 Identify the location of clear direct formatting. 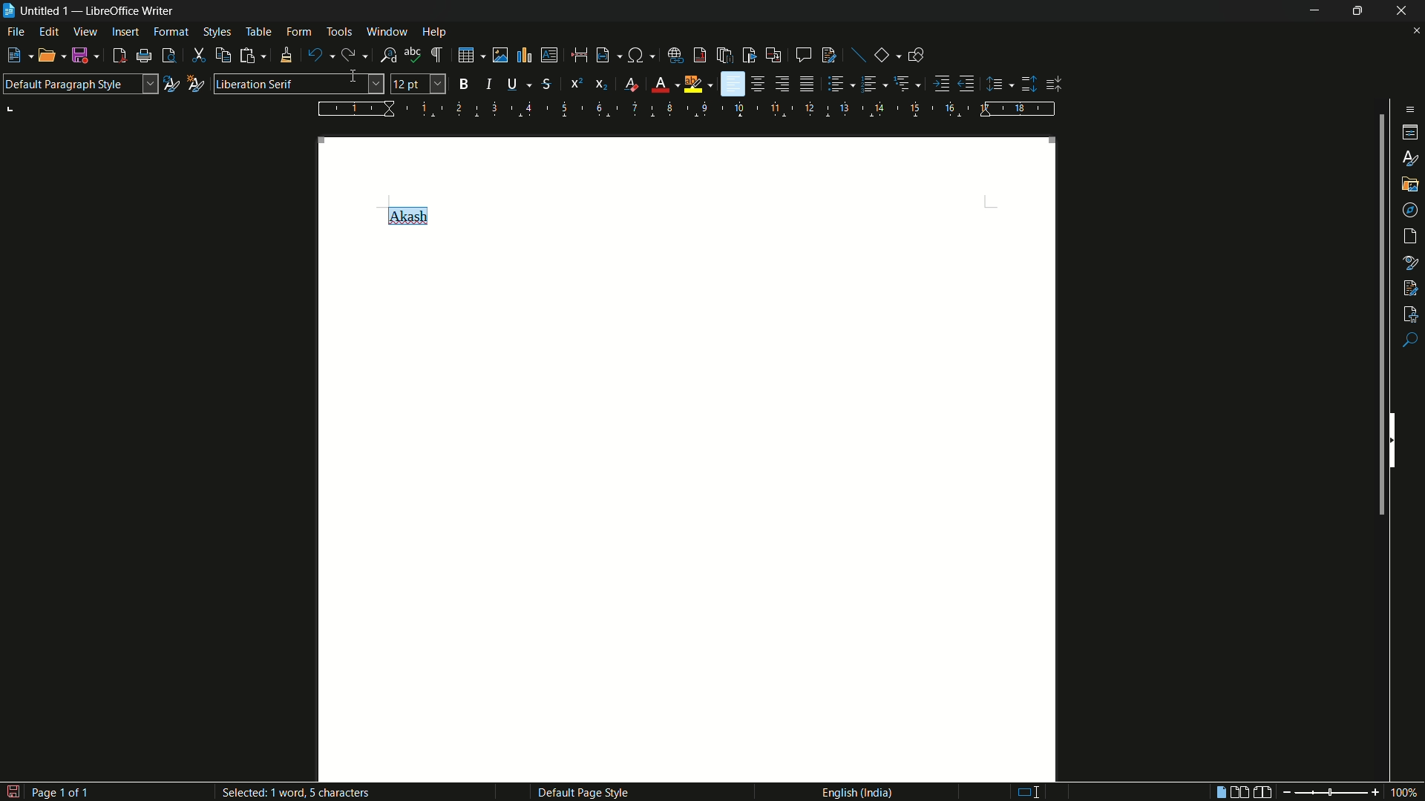
(634, 85).